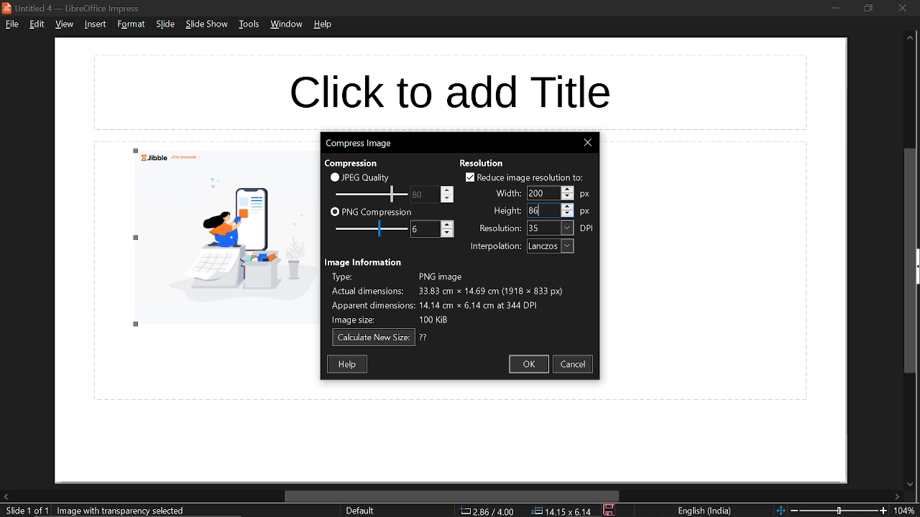 The width and height of the screenshot is (920, 517). What do you see at coordinates (288, 24) in the screenshot?
I see `window` at bounding box center [288, 24].